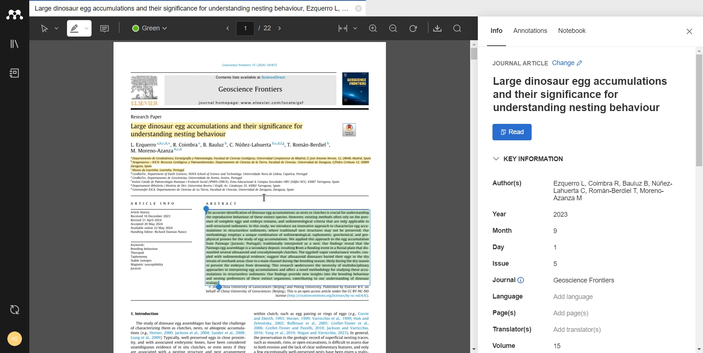  What do you see at coordinates (531, 35) in the screenshot?
I see `Annotations` at bounding box center [531, 35].